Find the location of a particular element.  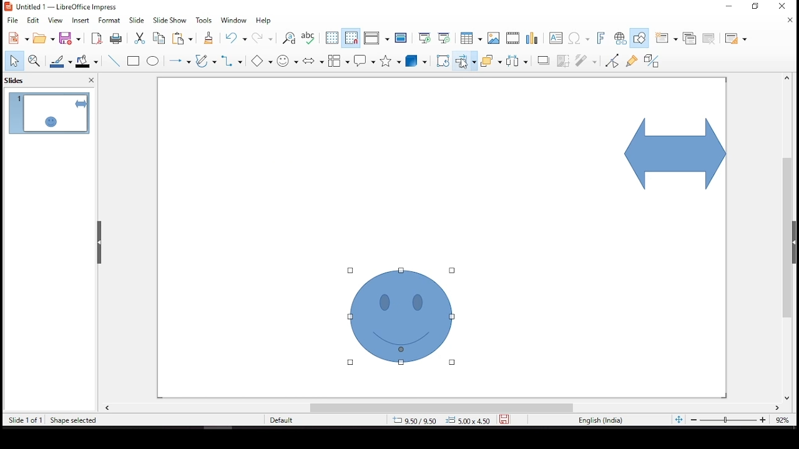

copy is located at coordinates (160, 39).